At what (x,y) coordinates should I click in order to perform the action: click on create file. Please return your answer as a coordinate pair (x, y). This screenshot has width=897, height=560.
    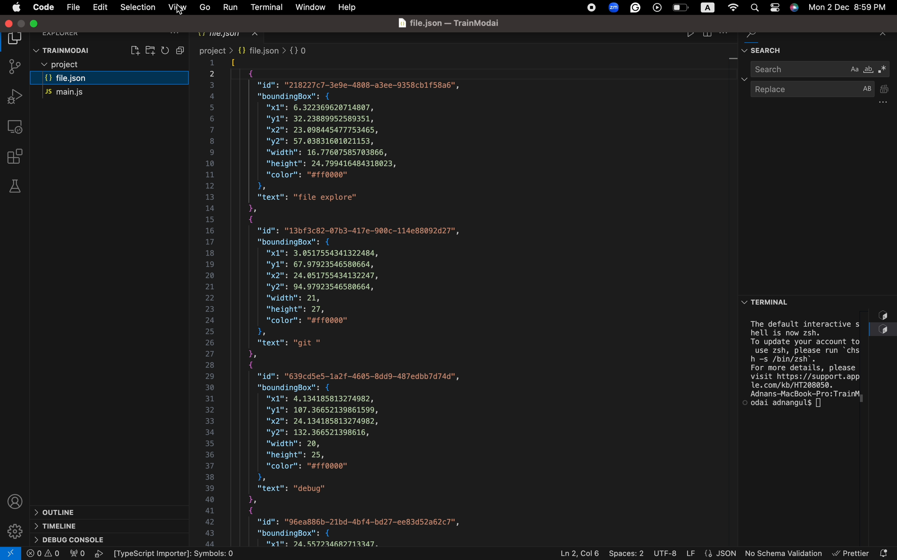
    Looking at the image, I should click on (134, 49).